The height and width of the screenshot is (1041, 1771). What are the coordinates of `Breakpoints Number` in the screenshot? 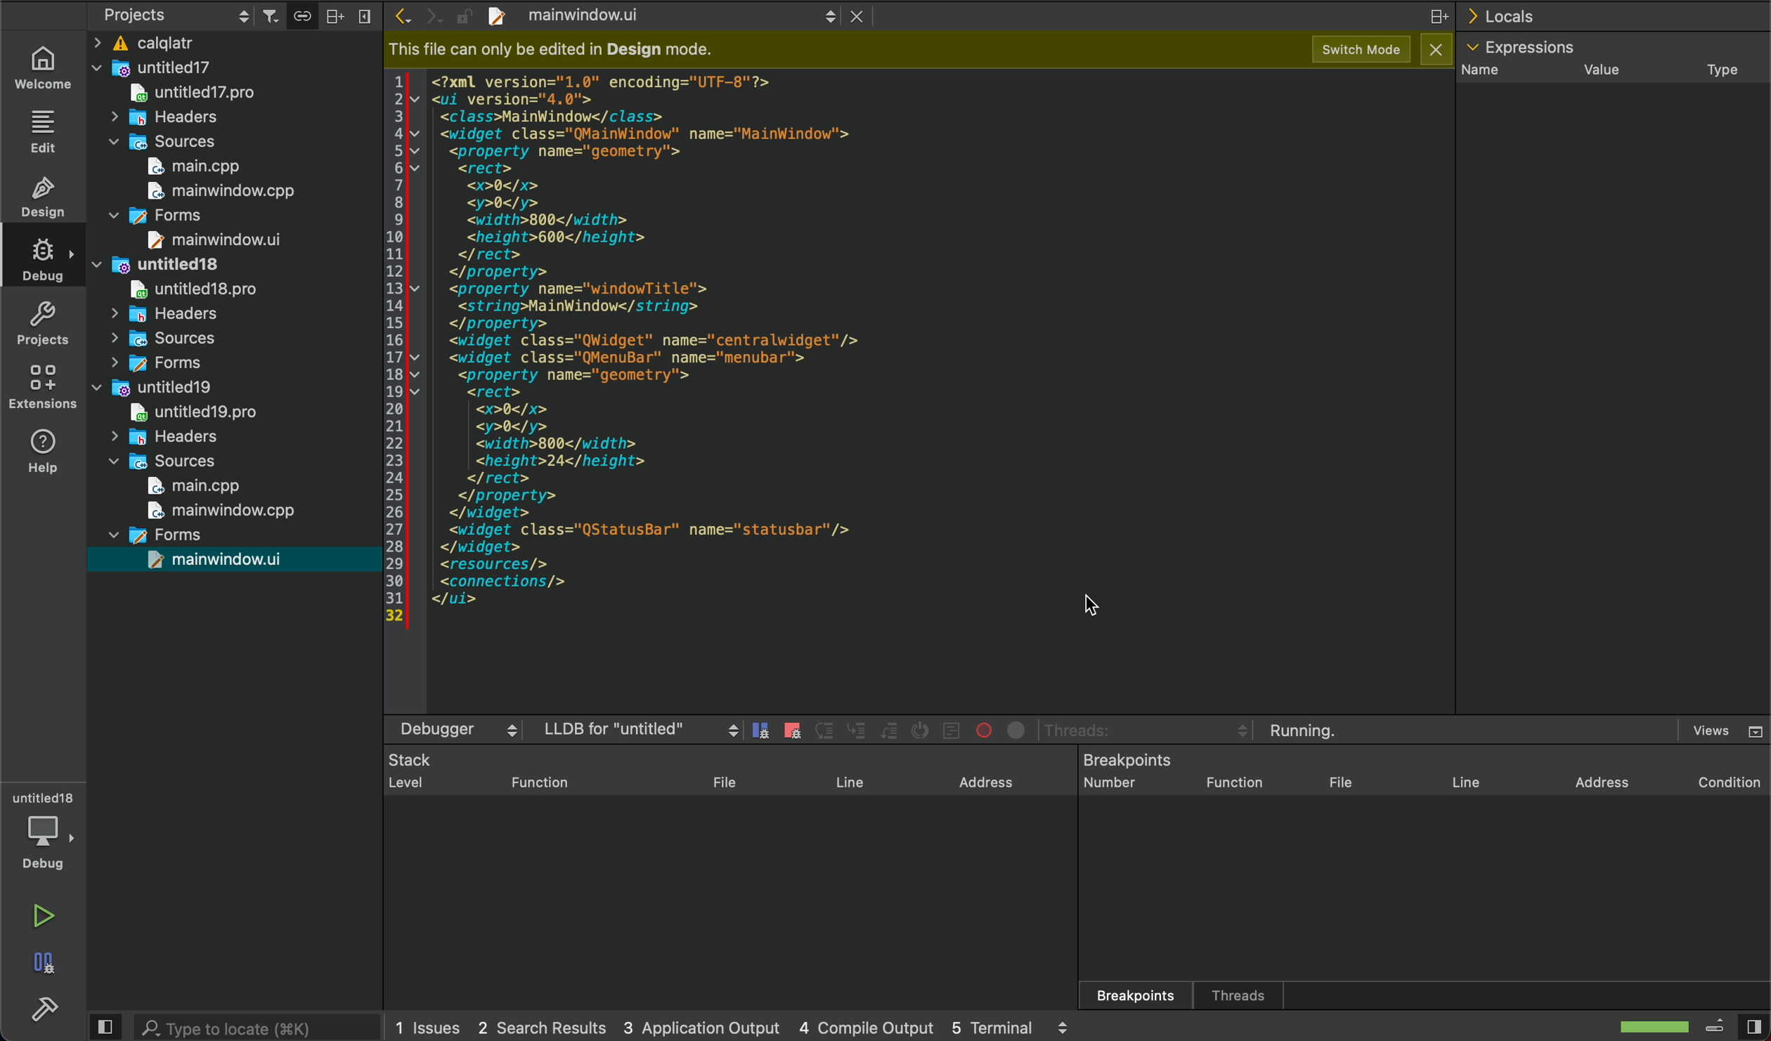 It's located at (1129, 774).